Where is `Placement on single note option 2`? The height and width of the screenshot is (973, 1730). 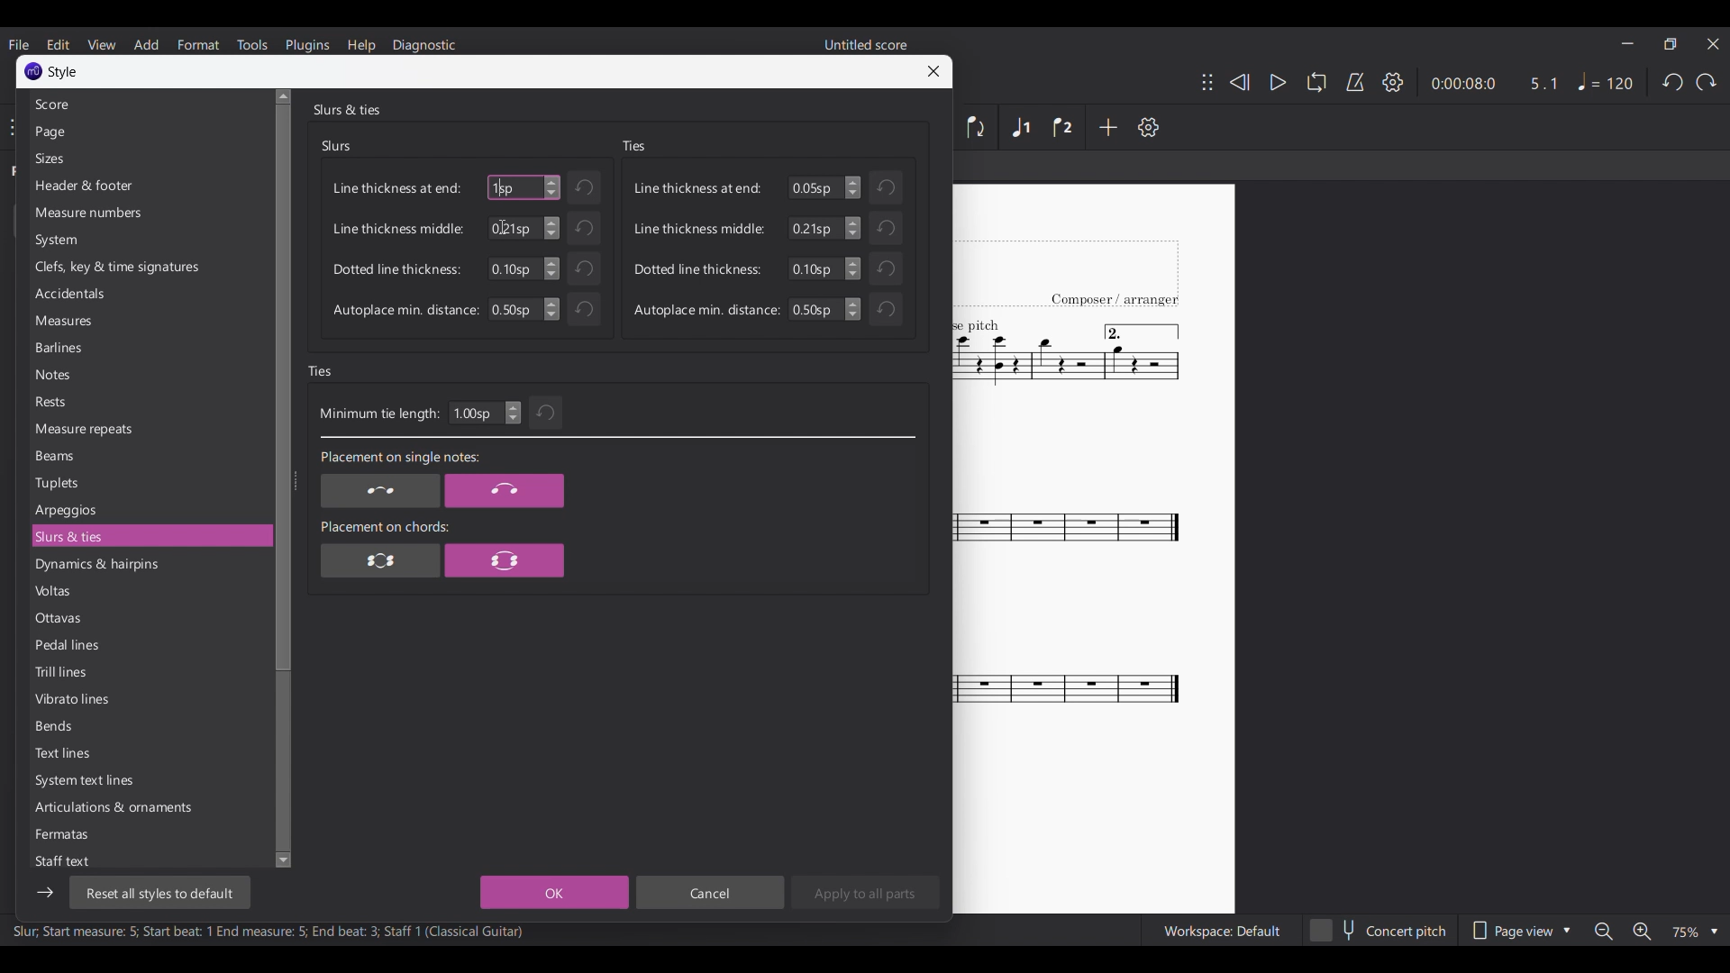
Placement on single note option 2 is located at coordinates (505, 491).